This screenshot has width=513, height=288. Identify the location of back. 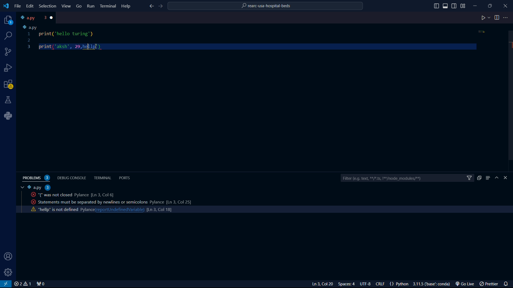
(151, 7).